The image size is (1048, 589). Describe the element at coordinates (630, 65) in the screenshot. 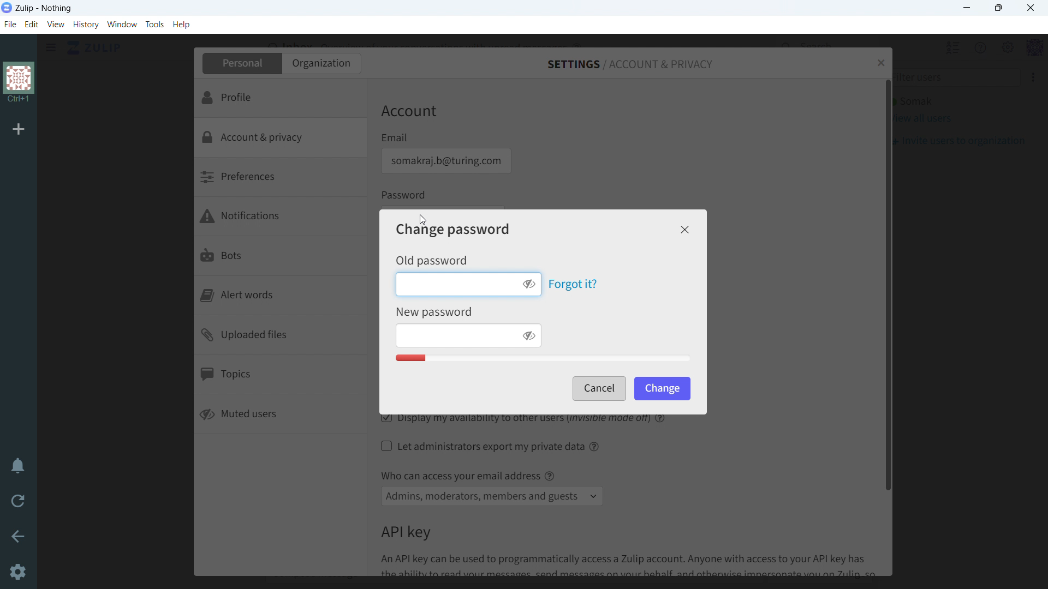

I see `settings/account & privacy` at that location.